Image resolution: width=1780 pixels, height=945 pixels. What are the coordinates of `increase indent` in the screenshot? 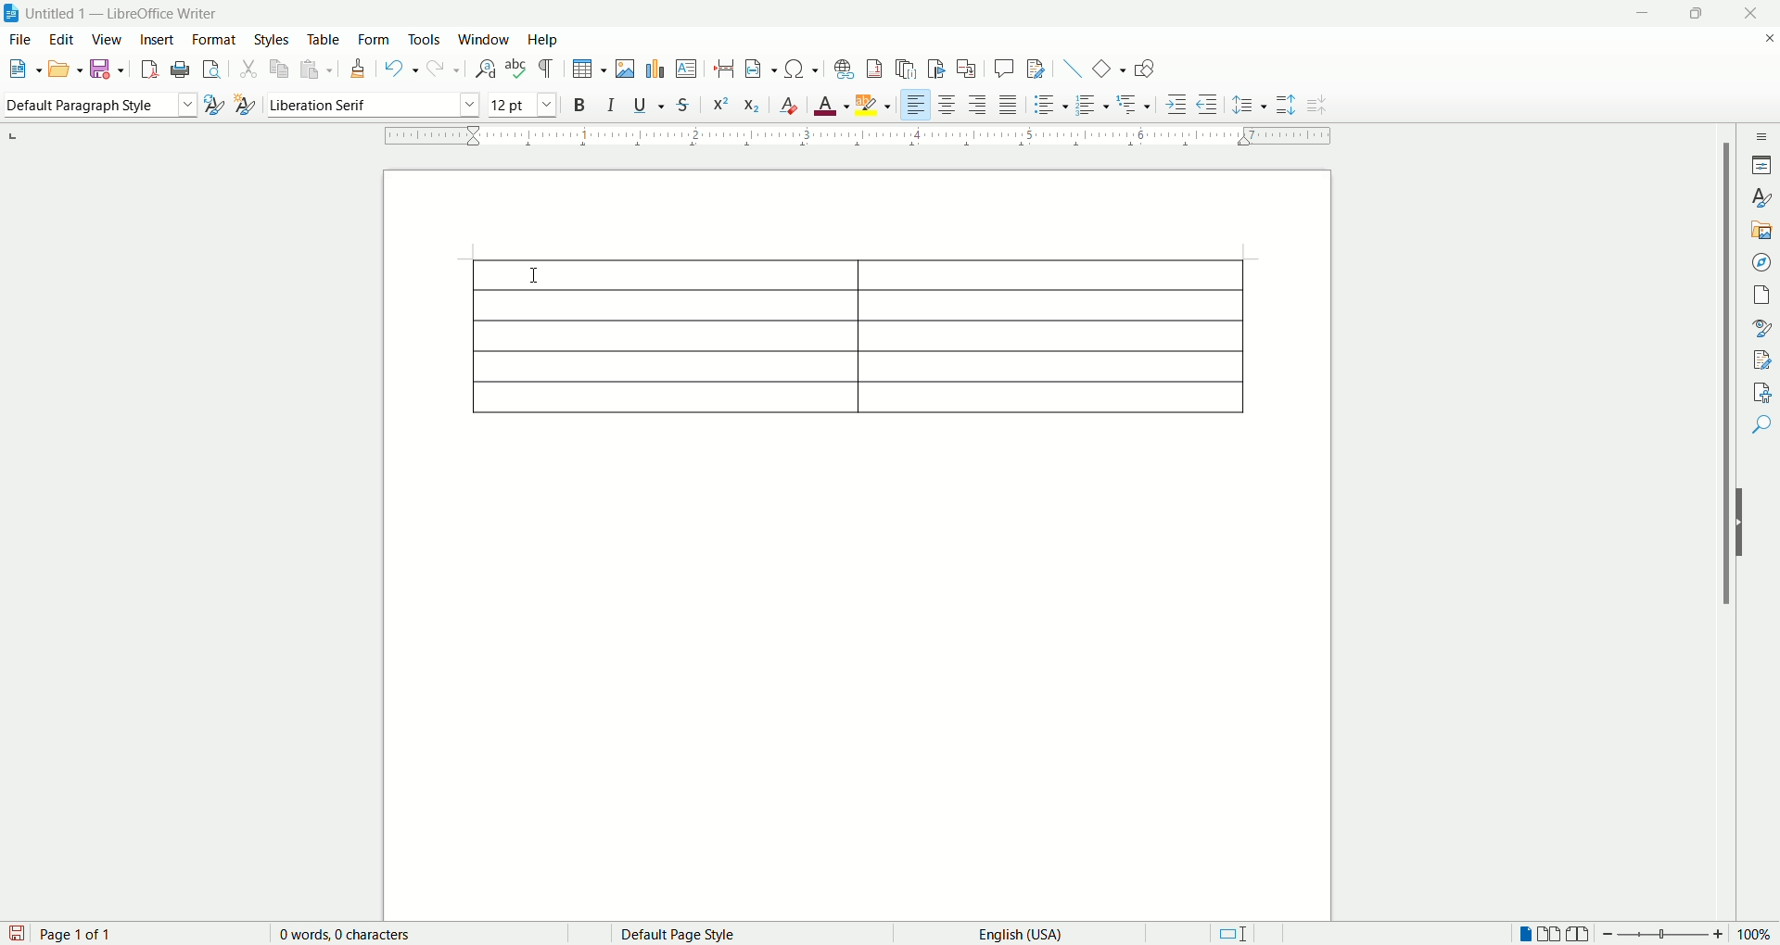 It's located at (1179, 102).